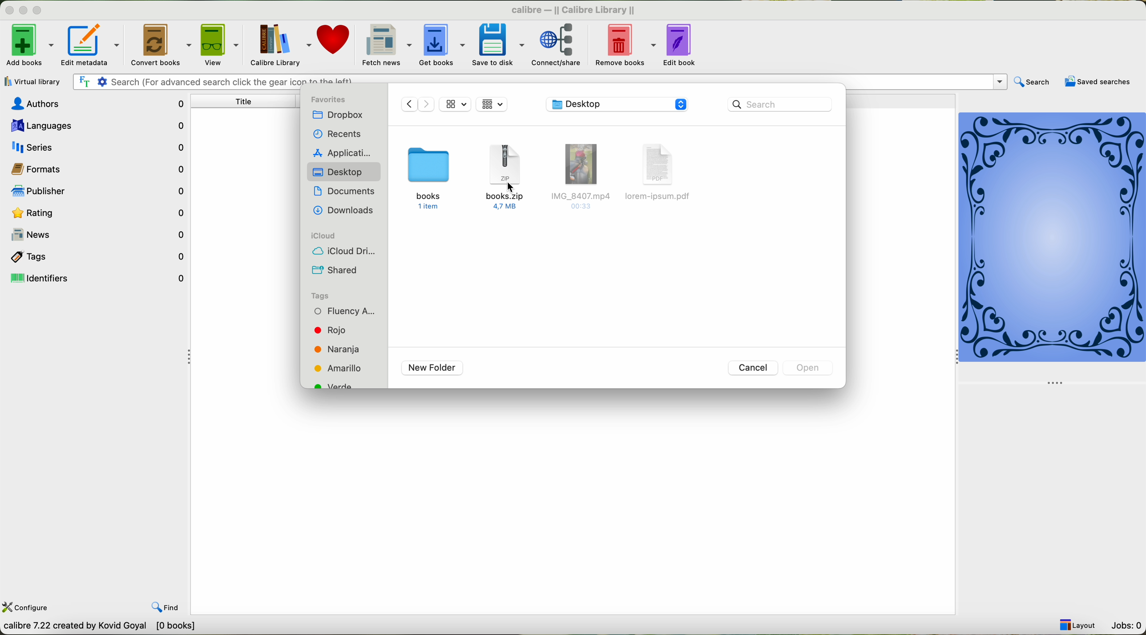 Image resolution: width=1146 pixels, height=635 pixels. What do you see at coordinates (340, 384) in the screenshot?
I see `green tag` at bounding box center [340, 384].